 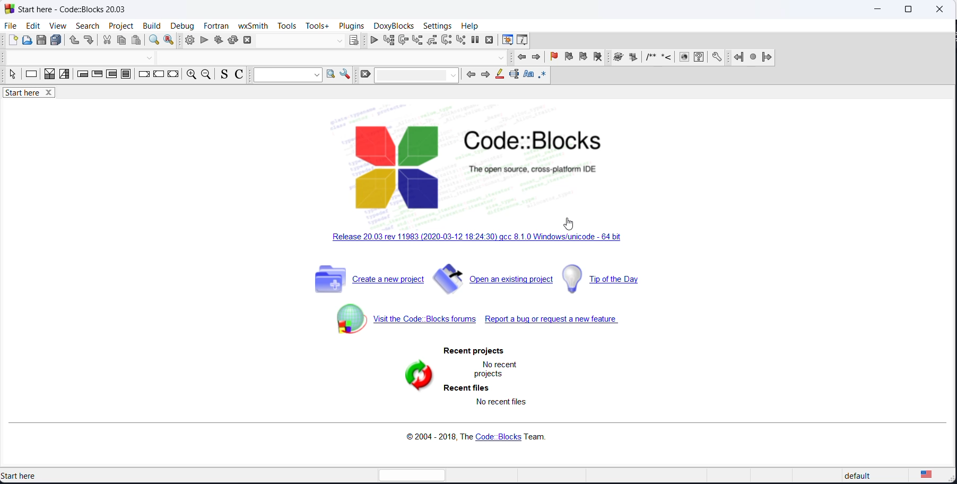 I want to click on continue debugging, so click(x=374, y=40).